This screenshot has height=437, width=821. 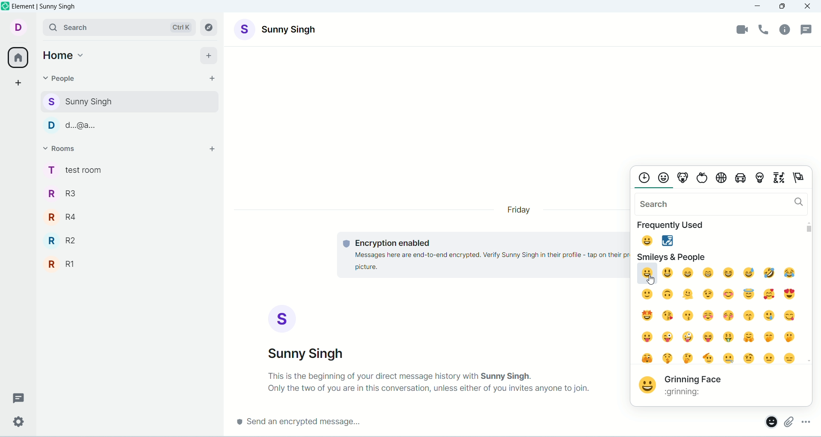 I want to click on threads, so click(x=808, y=30).